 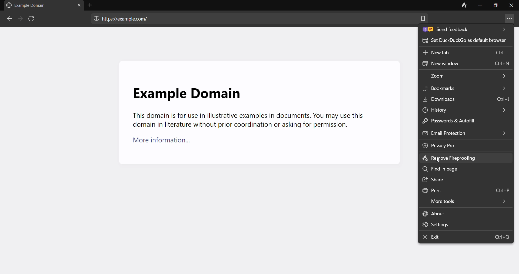 I want to click on Example domain, so click(x=28, y=5).